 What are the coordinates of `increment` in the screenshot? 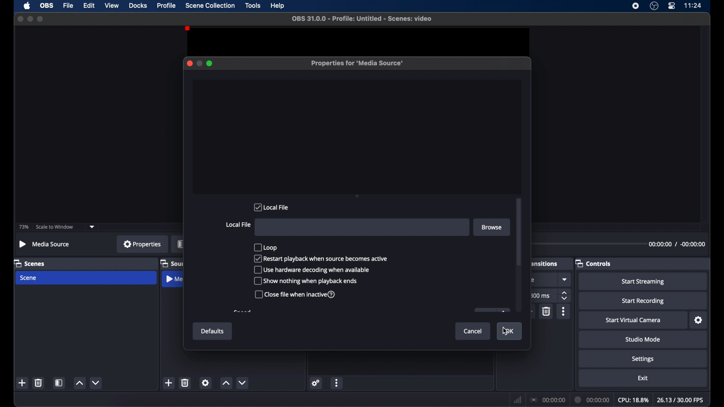 It's located at (80, 384).